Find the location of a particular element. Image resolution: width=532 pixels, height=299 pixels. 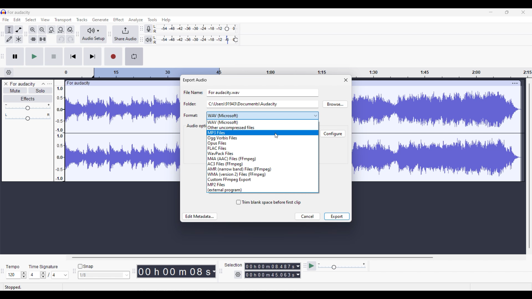

Selection duration measurement is located at coordinates (270, 275).